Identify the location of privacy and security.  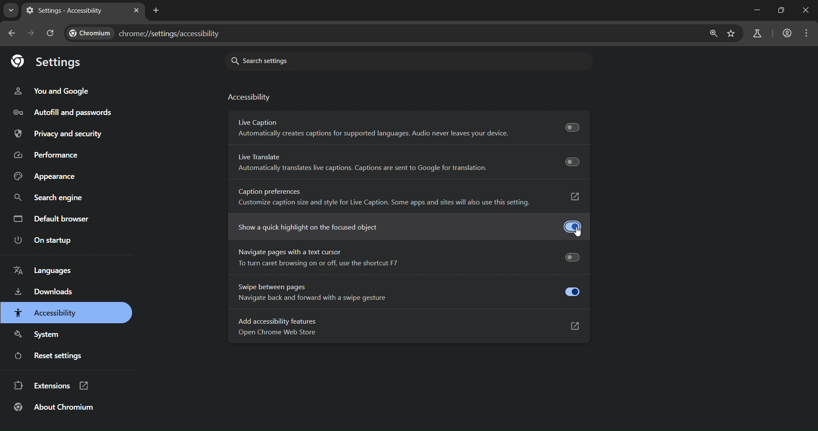
(58, 135).